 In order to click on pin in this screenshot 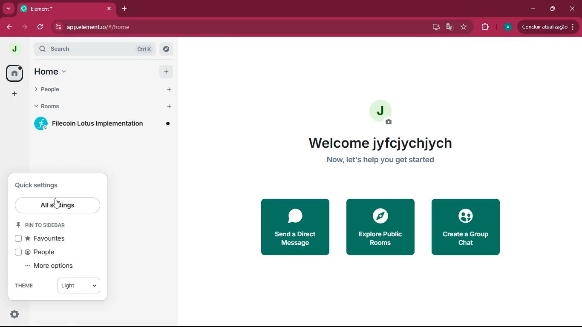, I will do `click(43, 224)`.